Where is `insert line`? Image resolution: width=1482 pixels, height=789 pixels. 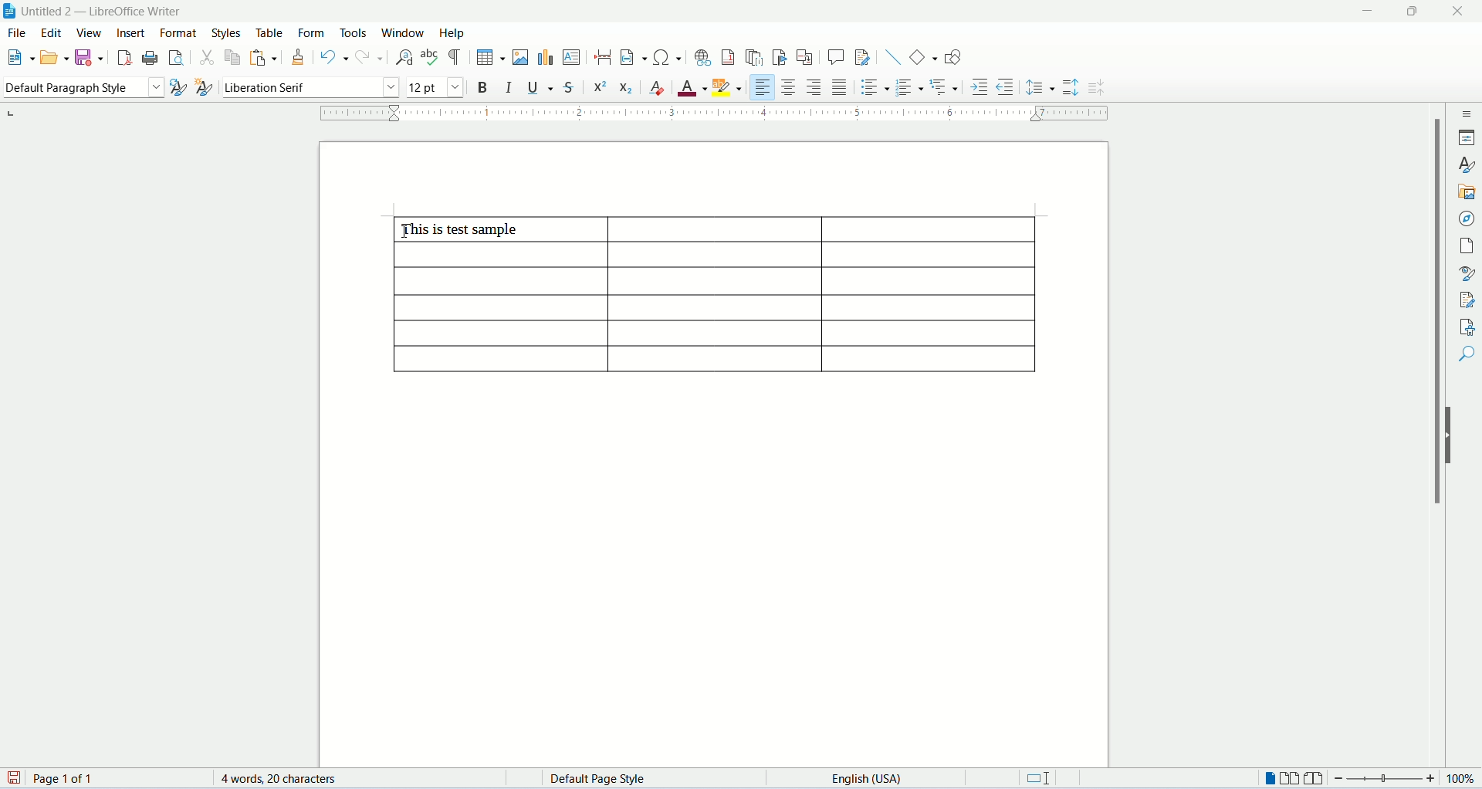
insert line is located at coordinates (894, 58).